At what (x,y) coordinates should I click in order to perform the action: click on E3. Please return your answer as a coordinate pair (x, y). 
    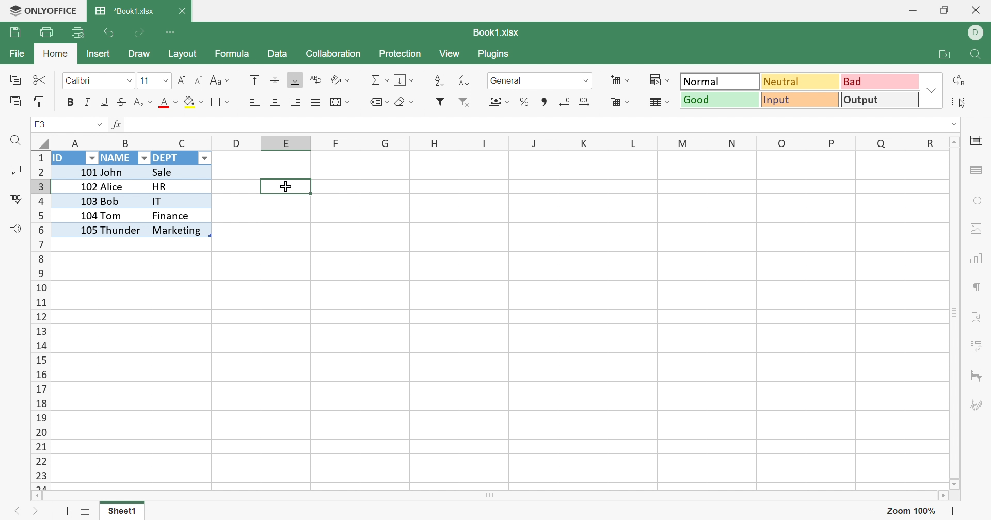
    Looking at the image, I should click on (37, 123).